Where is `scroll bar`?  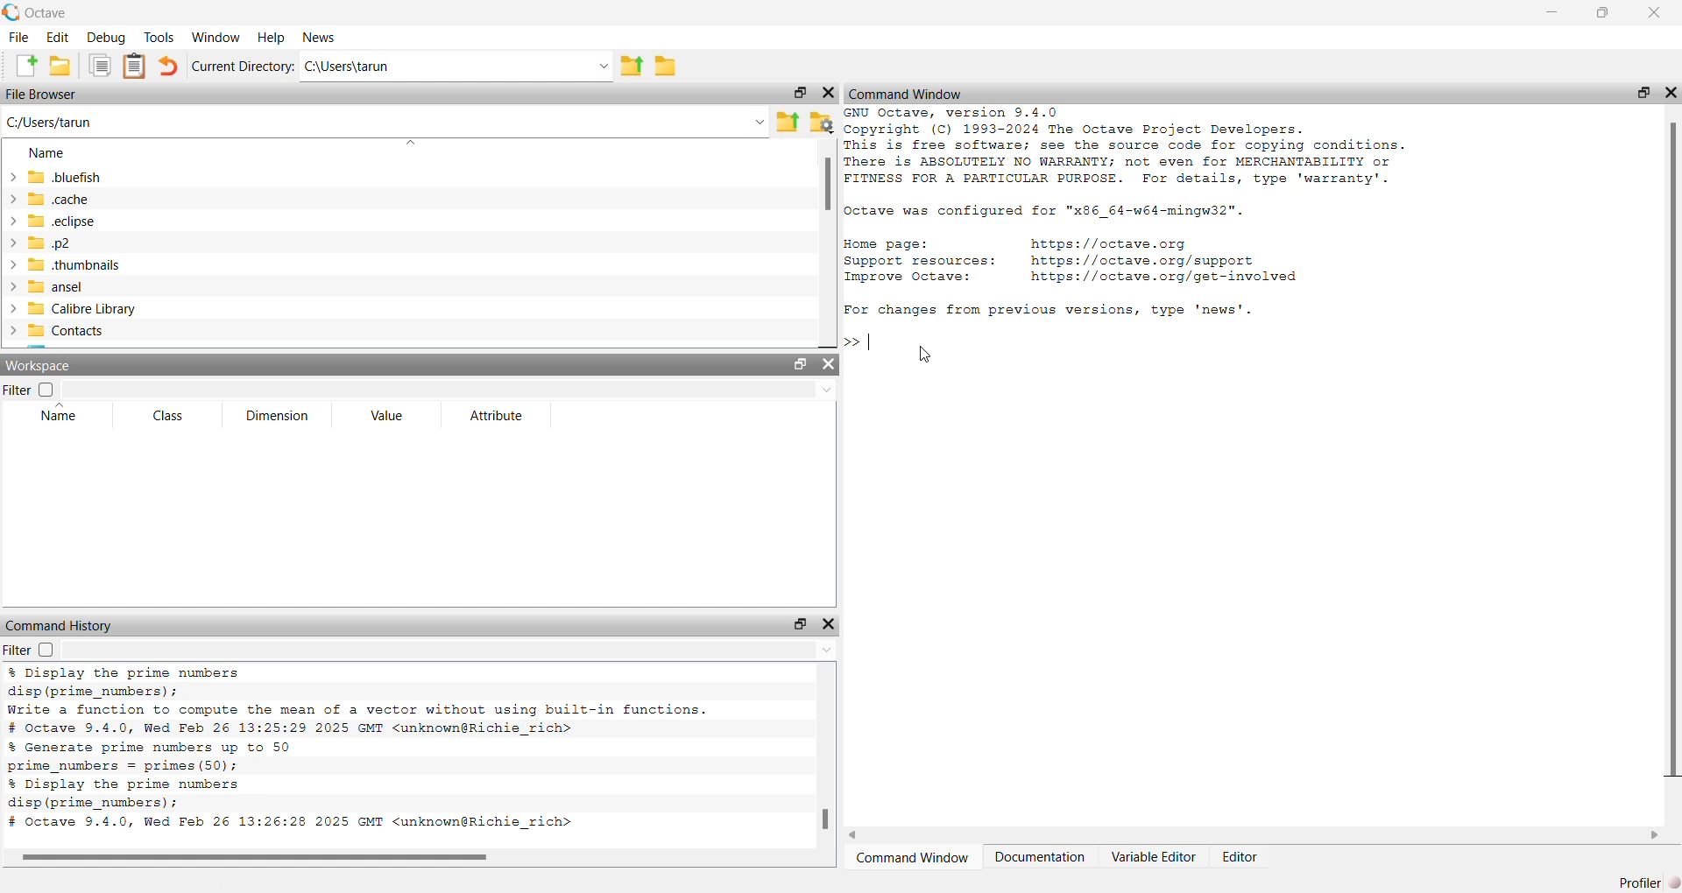 scroll bar is located at coordinates (828, 184).